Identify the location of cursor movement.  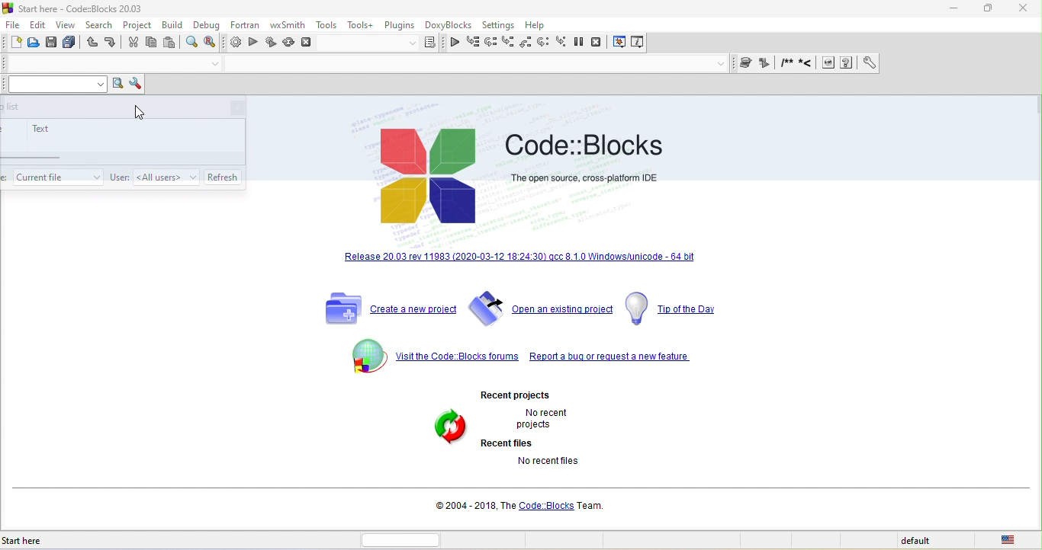
(140, 114).